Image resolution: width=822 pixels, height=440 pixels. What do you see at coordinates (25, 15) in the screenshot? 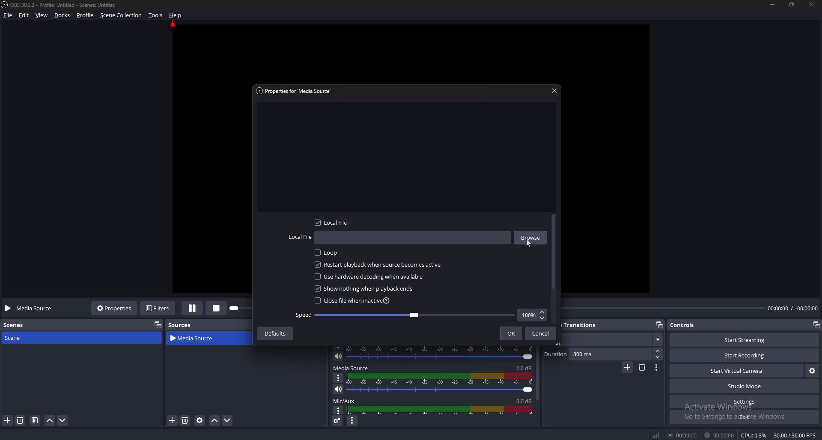
I see `Edit` at bounding box center [25, 15].